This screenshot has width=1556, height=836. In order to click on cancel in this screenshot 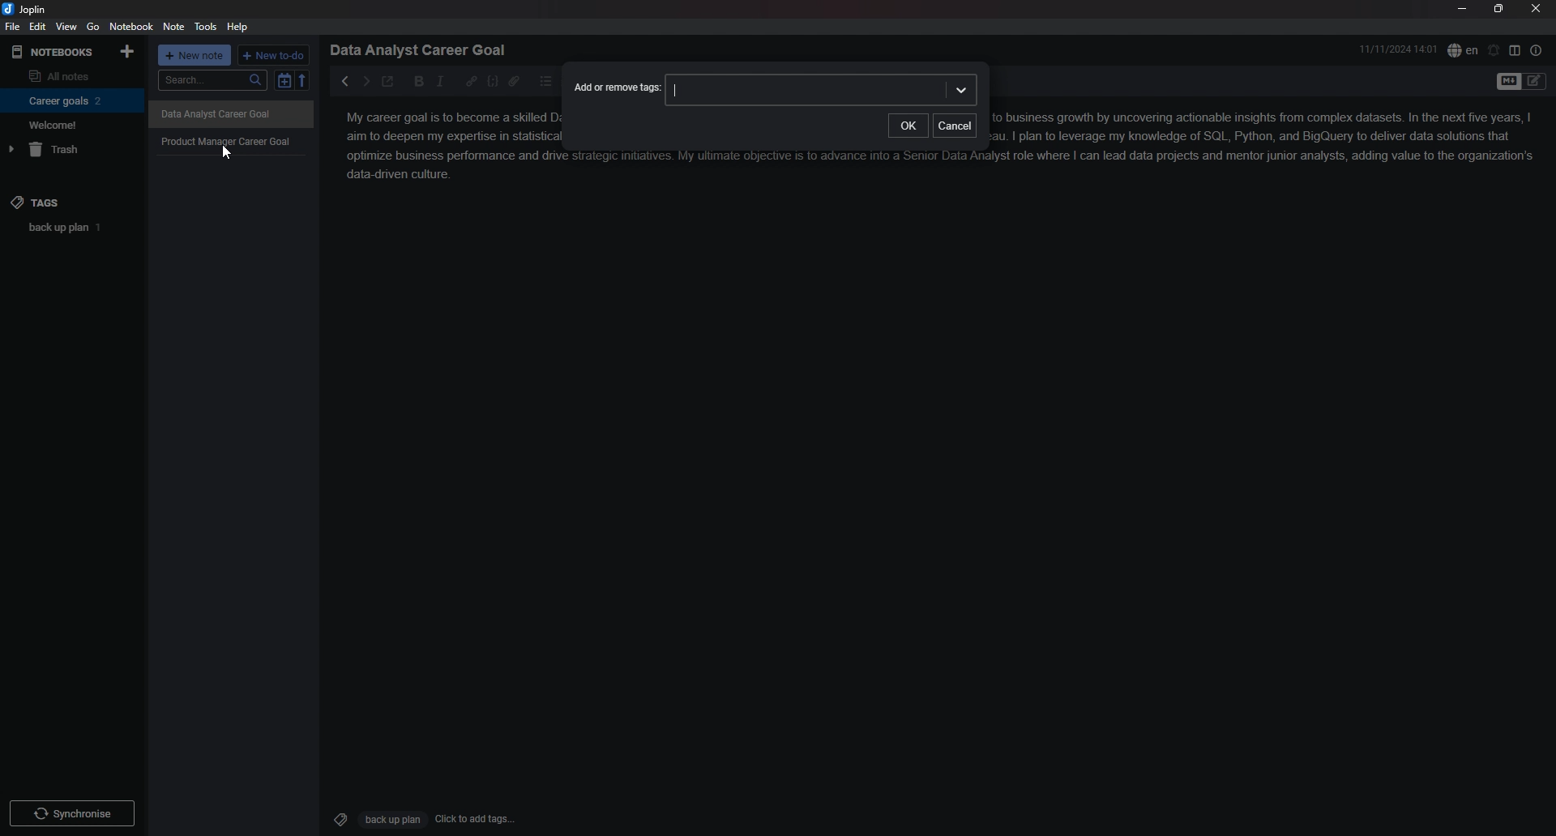, I will do `click(955, 126)`.